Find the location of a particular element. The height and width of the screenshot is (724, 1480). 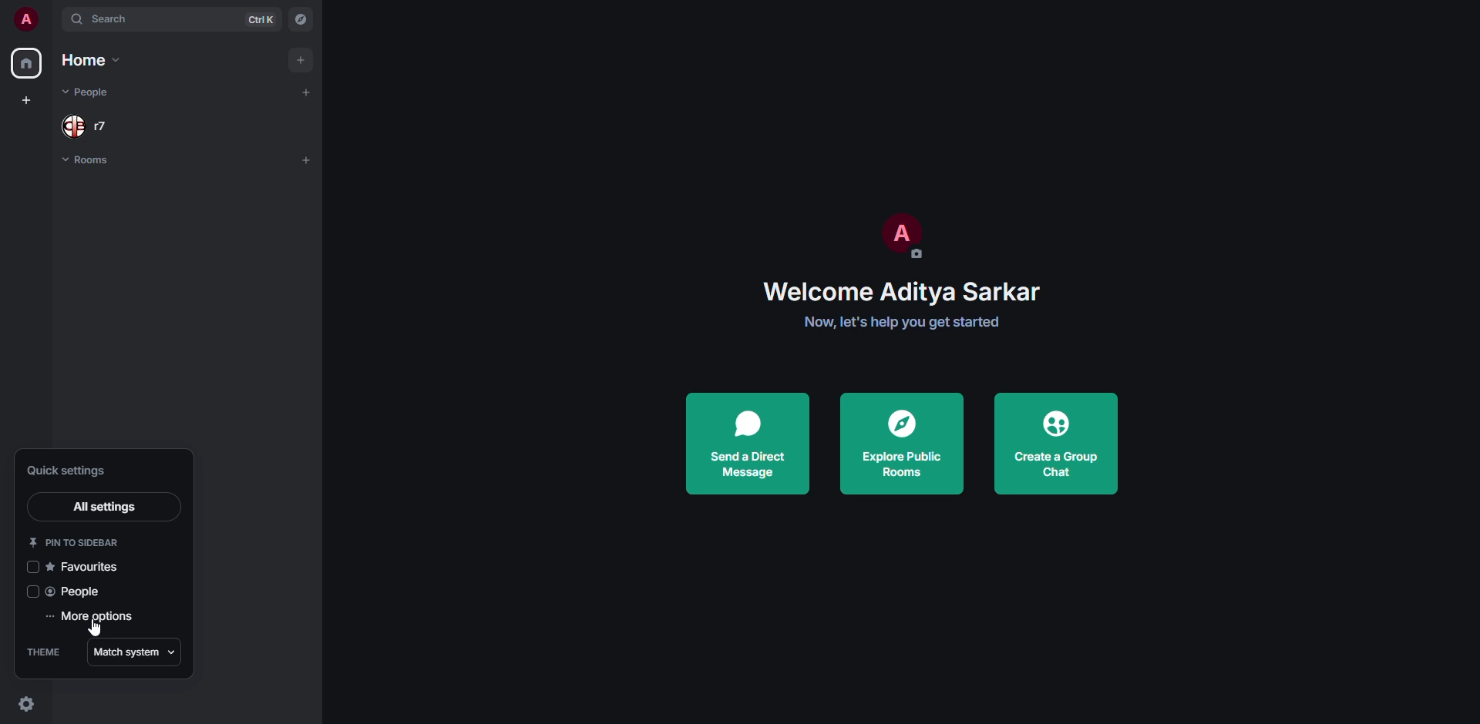

create space is located at coordinates (30, 101).